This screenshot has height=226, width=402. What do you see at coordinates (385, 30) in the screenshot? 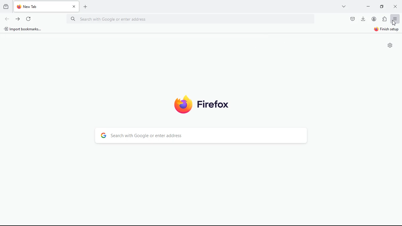
I see `finish setup` at bounding box center [385, 30].